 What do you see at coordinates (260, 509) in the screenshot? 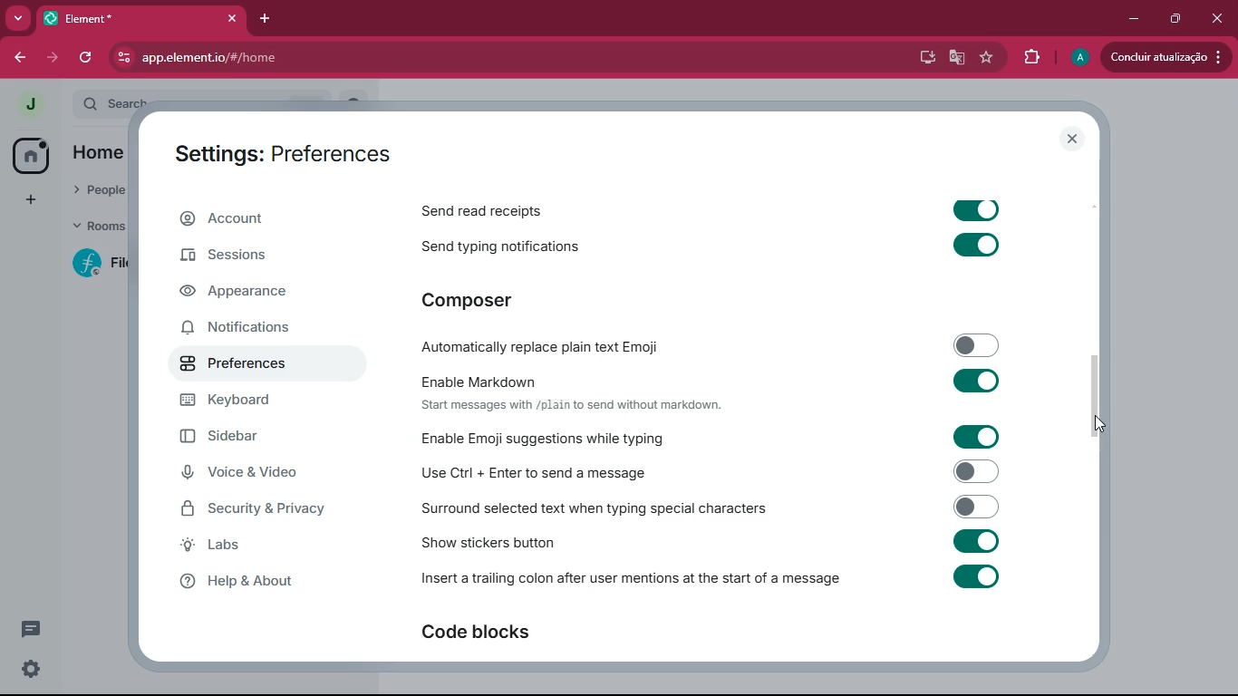
I see `security & privacy` at bounding box center [260, 509].